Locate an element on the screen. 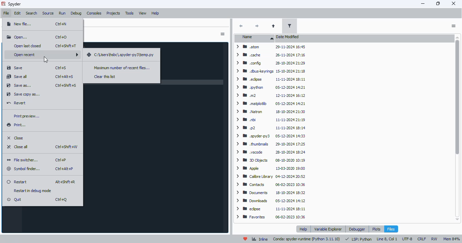 This screenshot has height=243, width=462. open last closed is located at coordinates (28, 46).